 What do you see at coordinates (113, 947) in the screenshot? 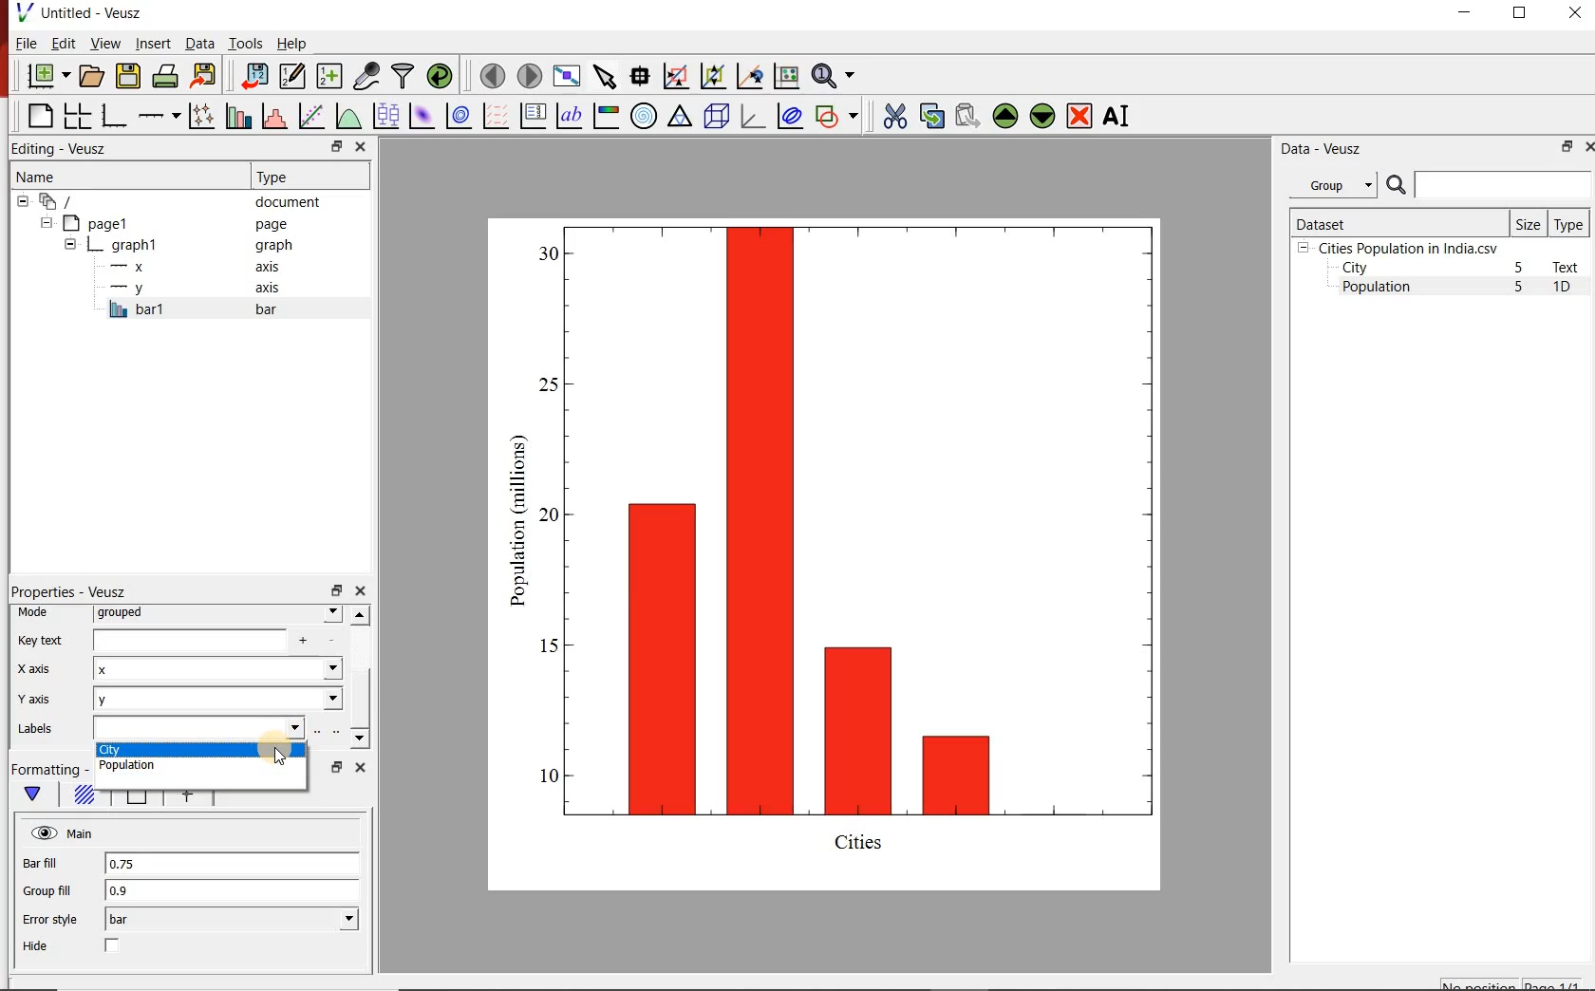
I see `check/uncheck` at bounding box center [113, 947].